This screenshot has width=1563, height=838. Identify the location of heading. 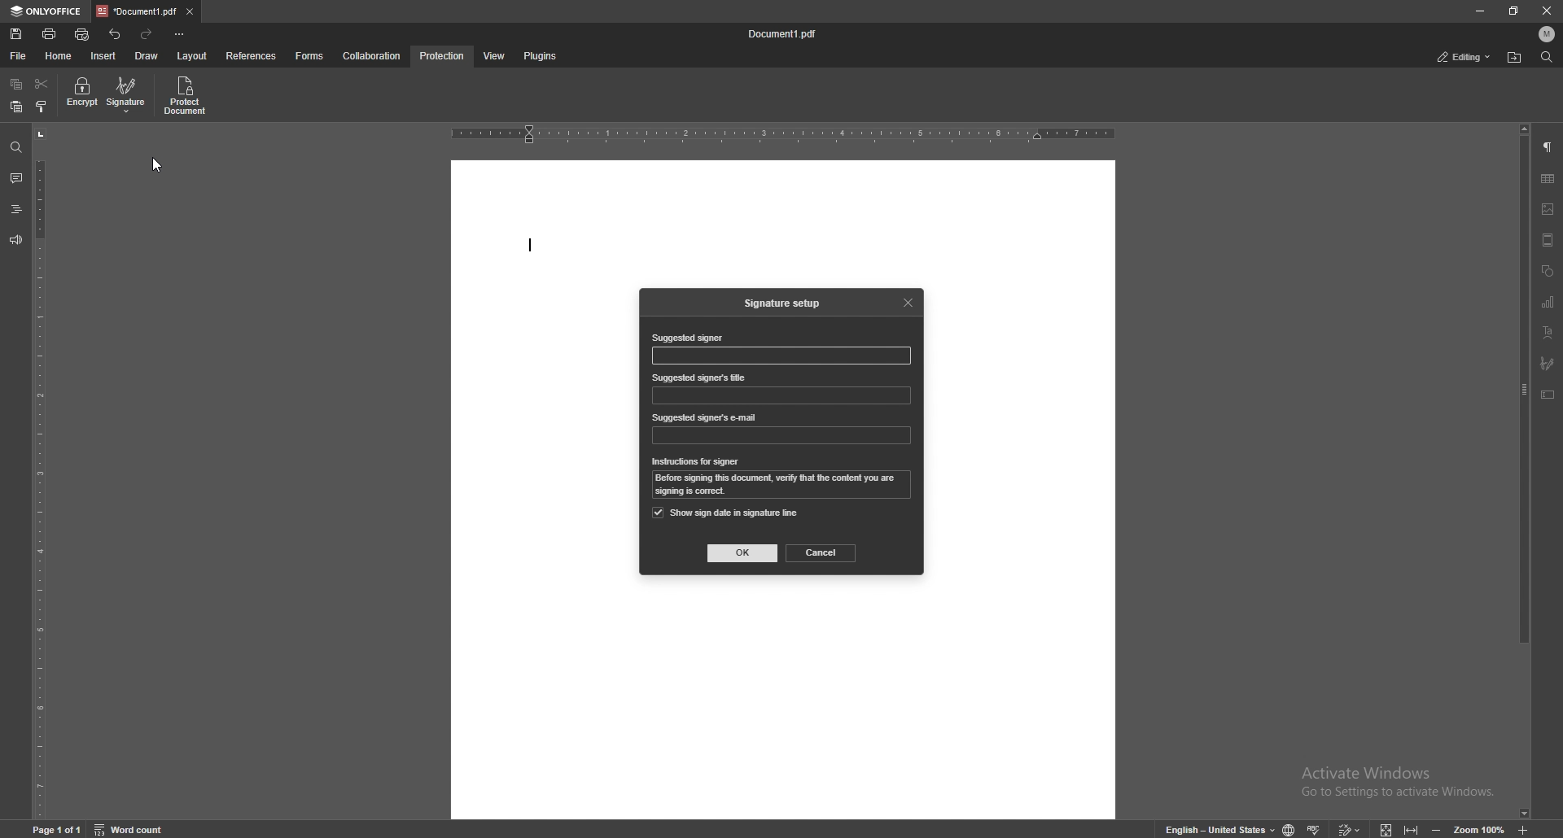
(15, 211).